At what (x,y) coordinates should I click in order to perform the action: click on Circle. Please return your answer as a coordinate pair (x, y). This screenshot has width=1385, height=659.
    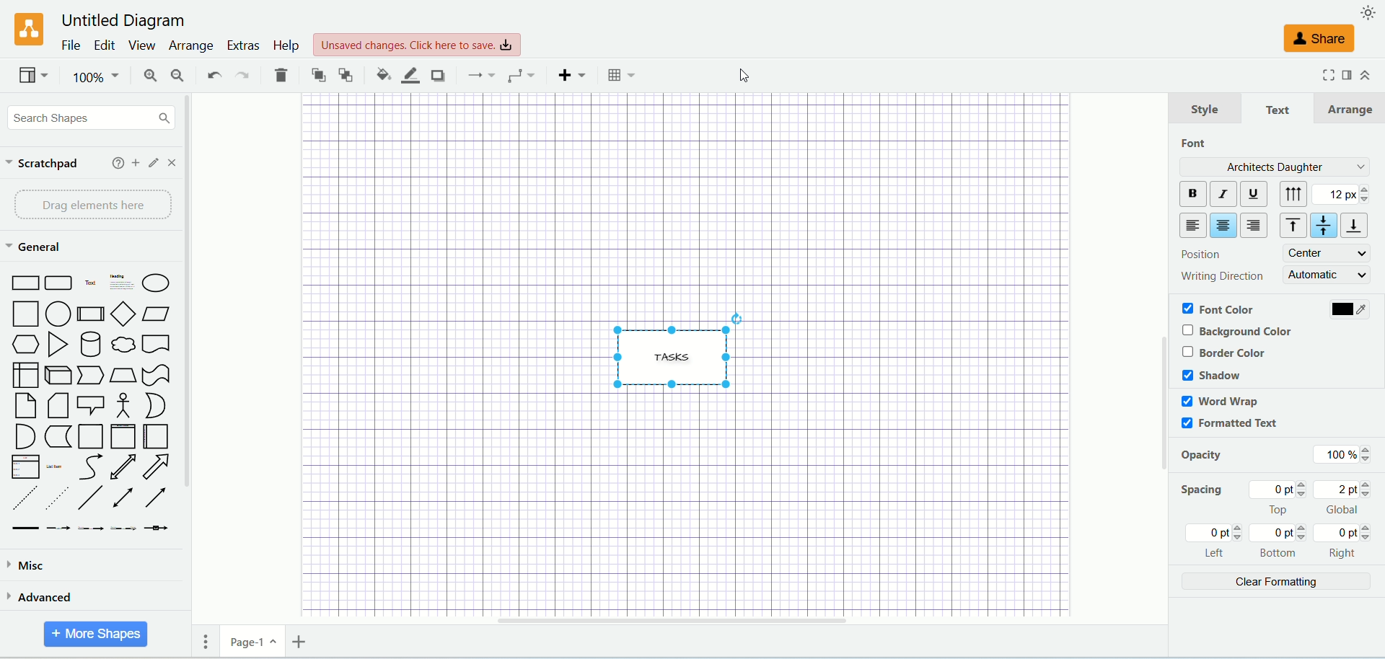
    Looking at the image, I should click on (59, 314).